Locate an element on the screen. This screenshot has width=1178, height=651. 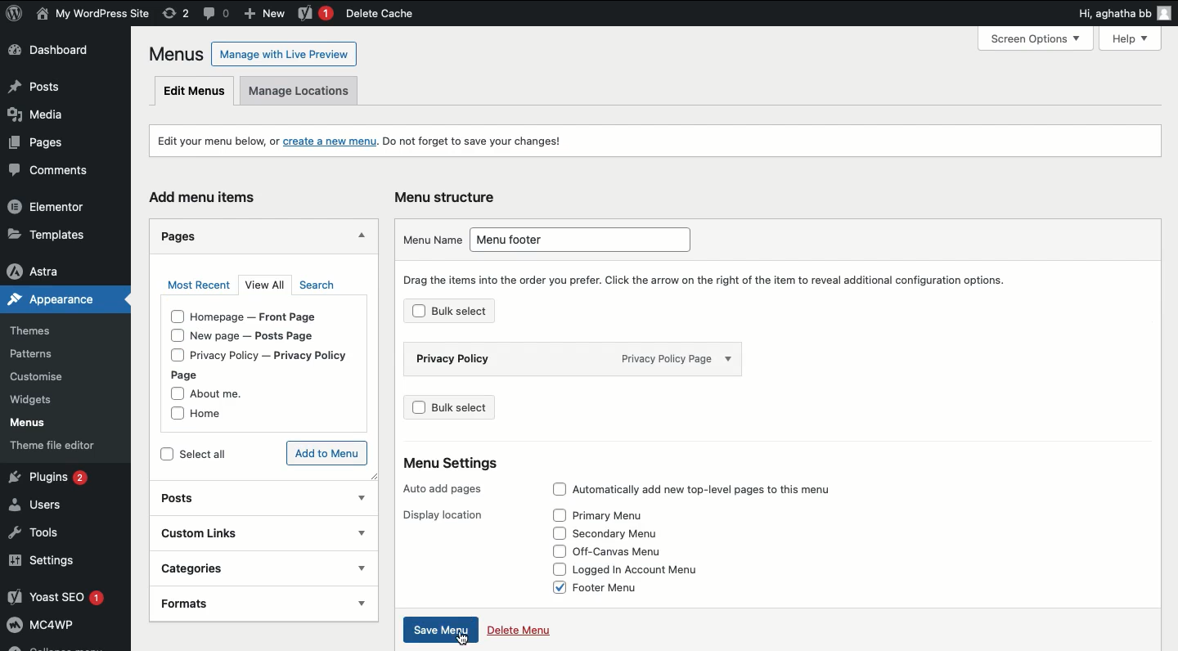
Bulk select is located at coordinates (478, 406).